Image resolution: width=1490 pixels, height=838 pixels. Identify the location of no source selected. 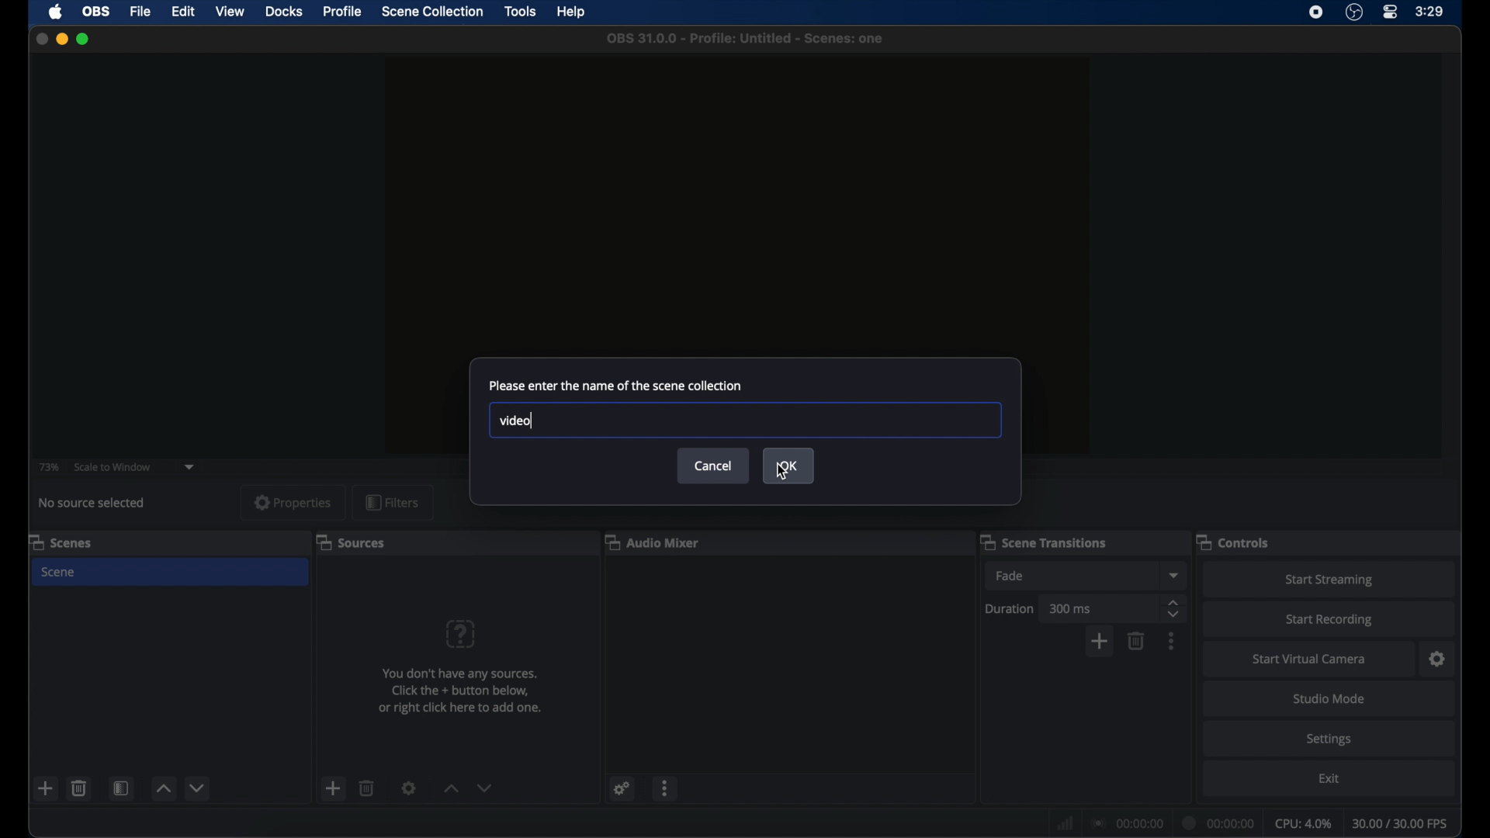
(97, 502).